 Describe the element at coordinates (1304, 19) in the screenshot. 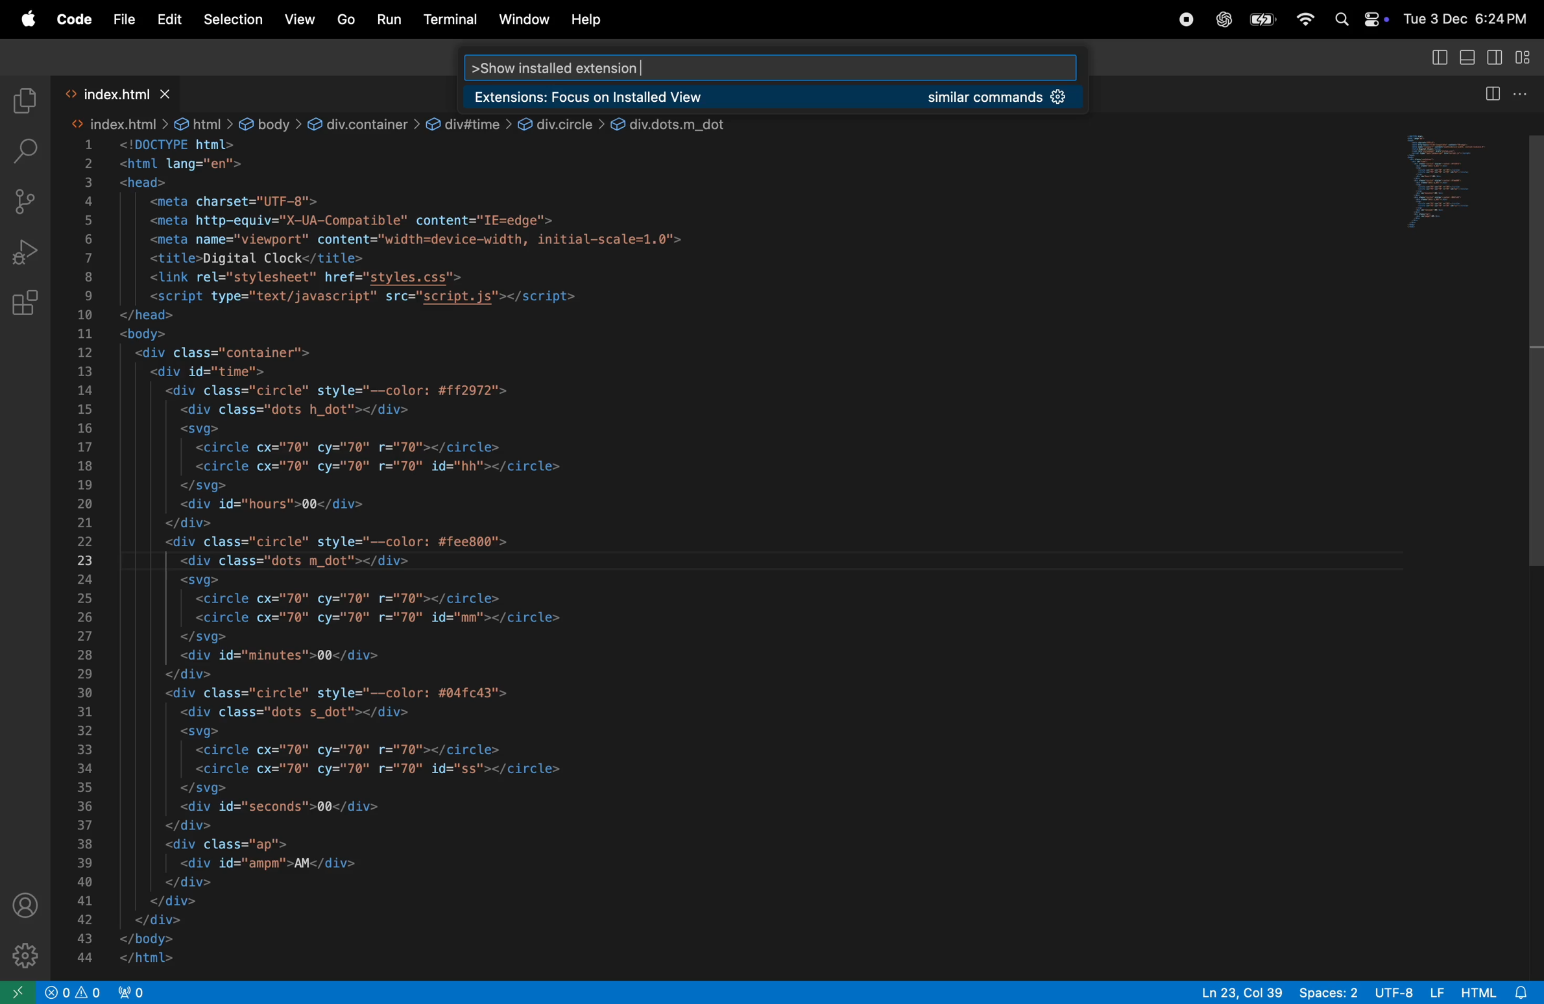

I see `wifi` at that location.